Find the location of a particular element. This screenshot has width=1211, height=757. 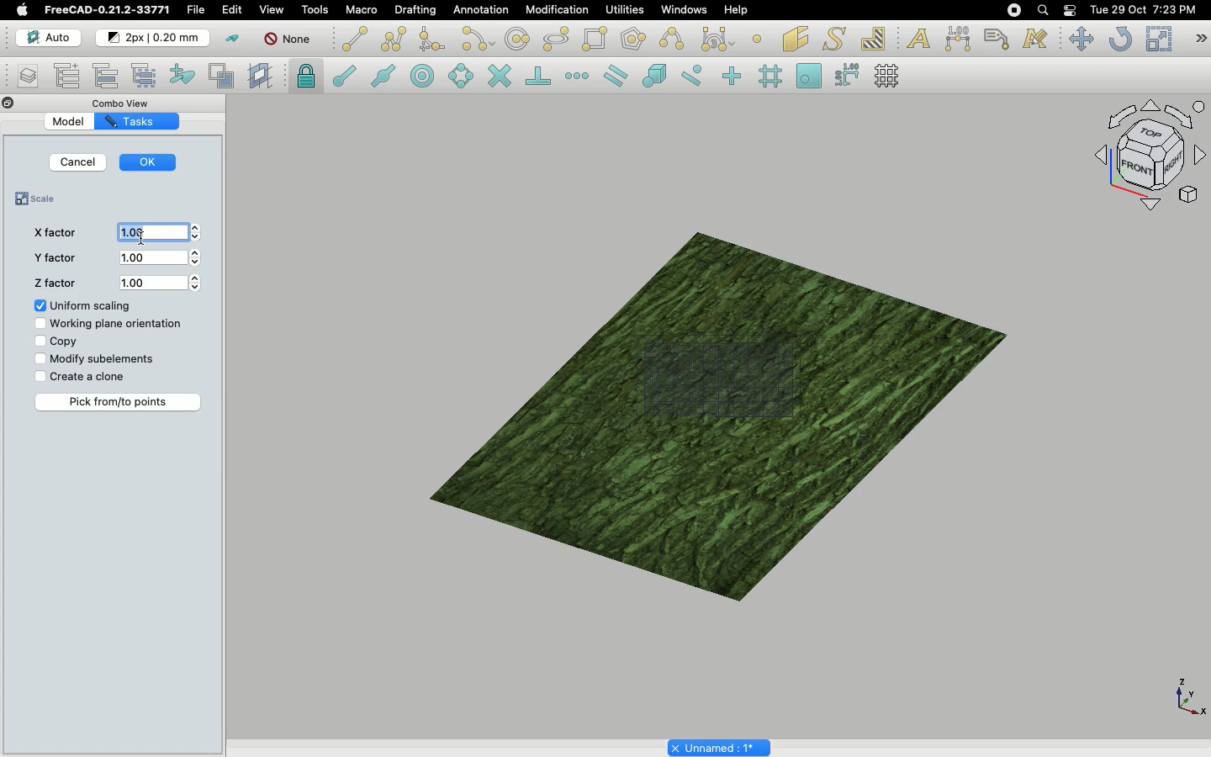

Pick from/to points is located at coordinates (119, 402).